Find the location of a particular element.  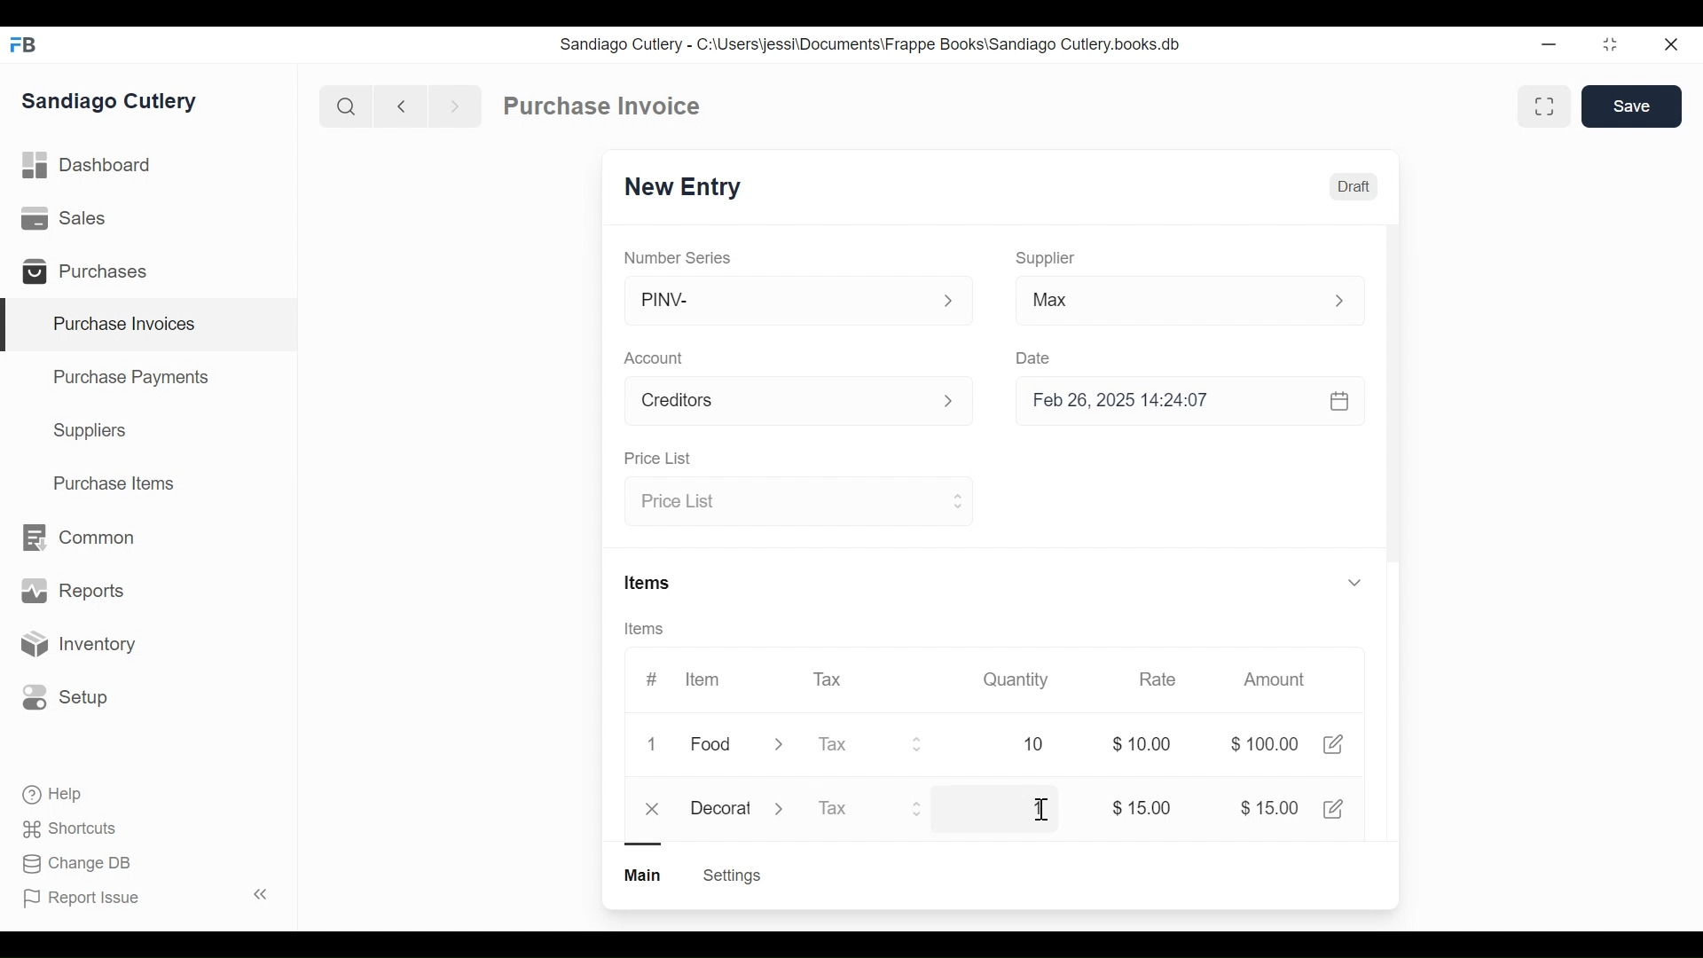

Change DB is located at coordinates (80, 864).